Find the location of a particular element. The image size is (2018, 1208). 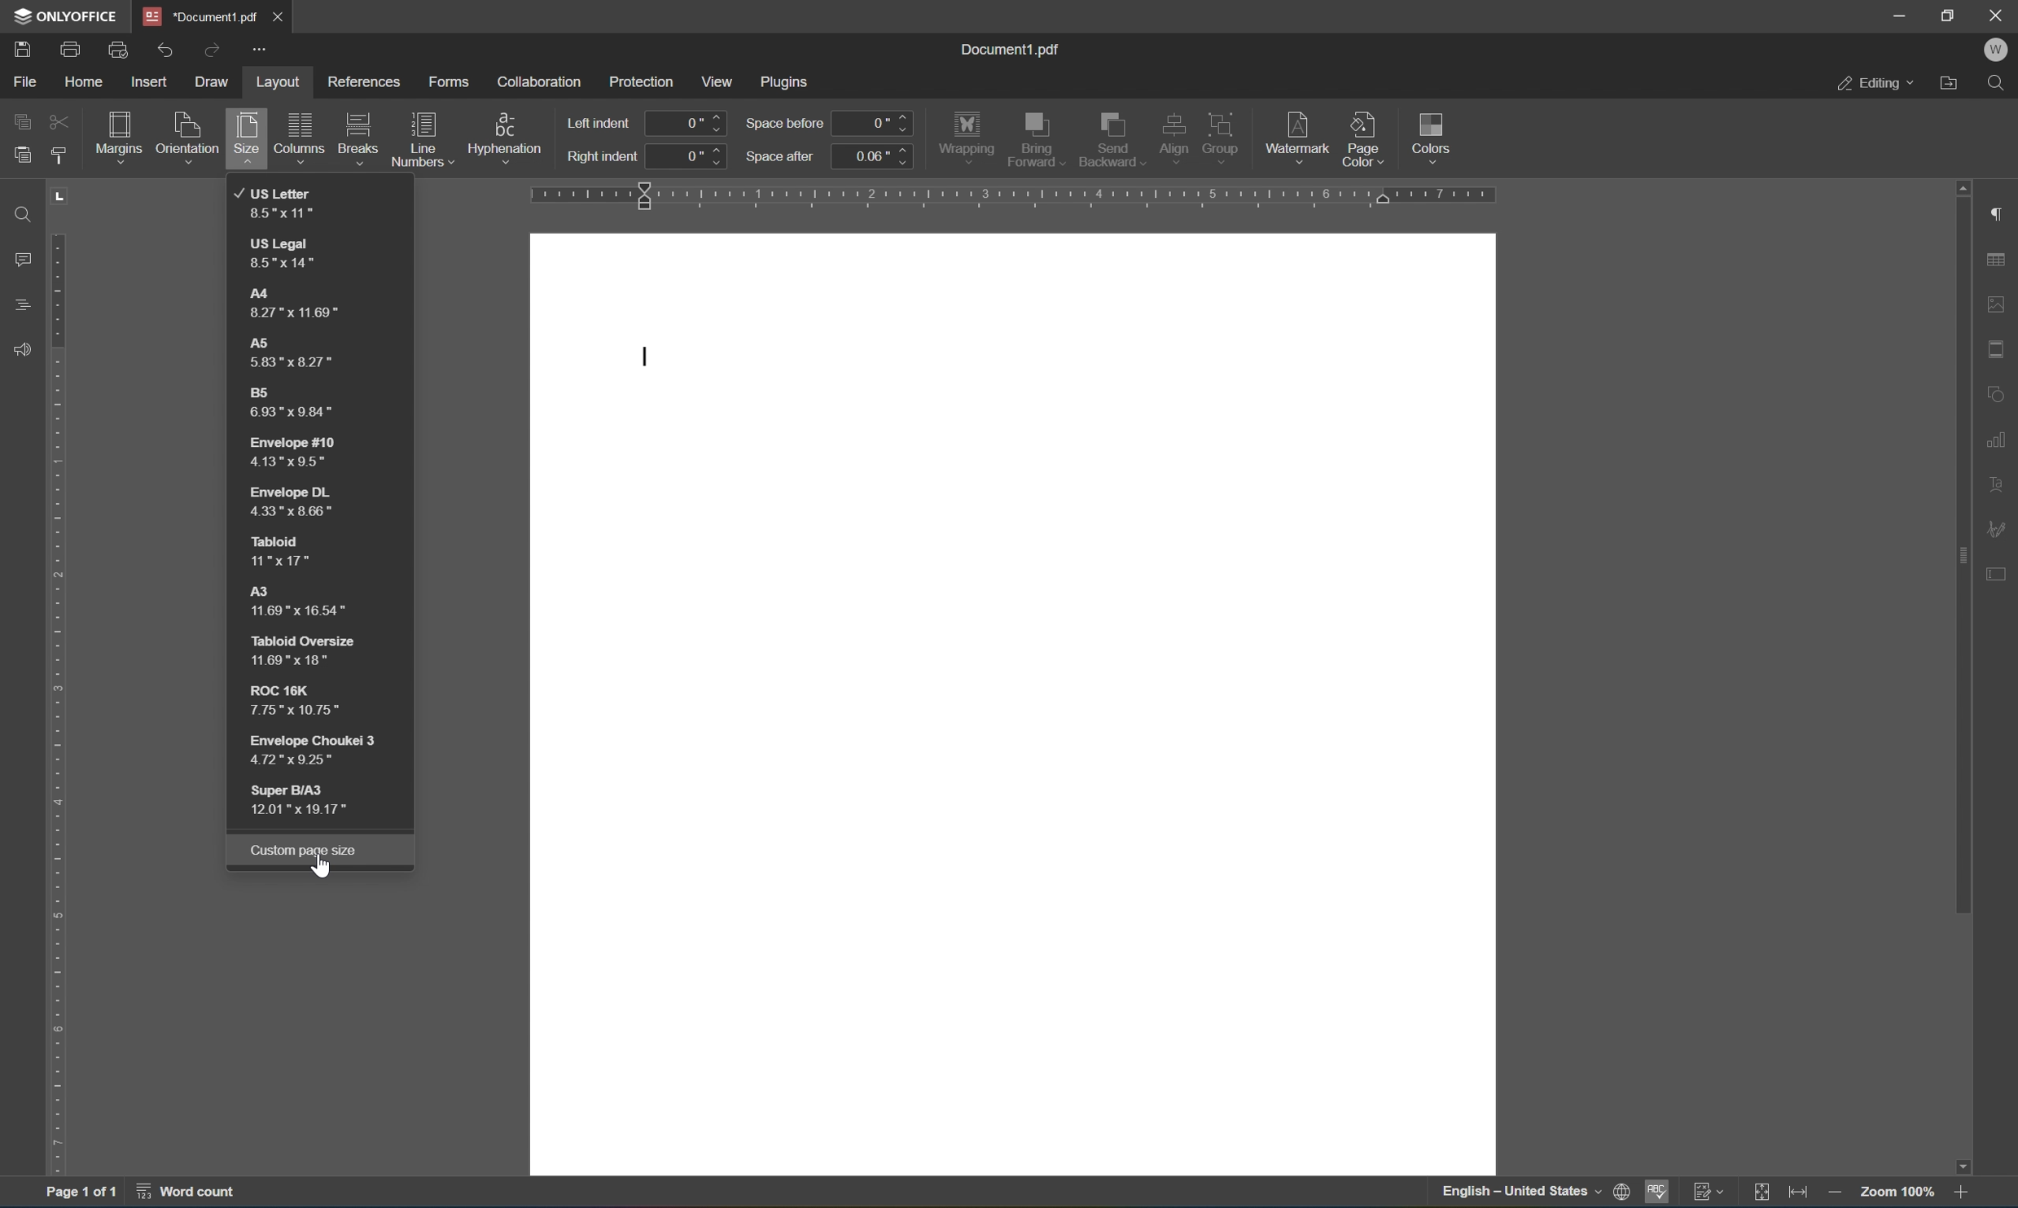

customize quick access toolbar is located at coordinates (262, 52).